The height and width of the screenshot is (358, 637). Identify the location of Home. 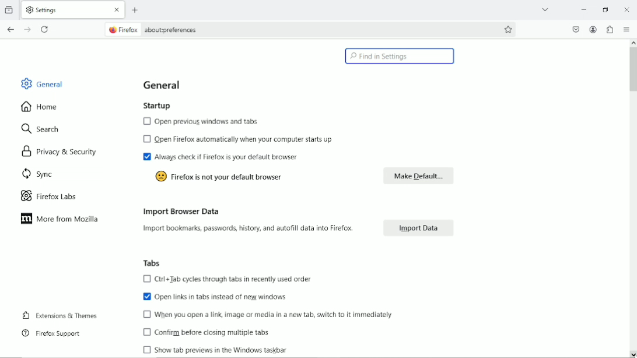
(40, 107).